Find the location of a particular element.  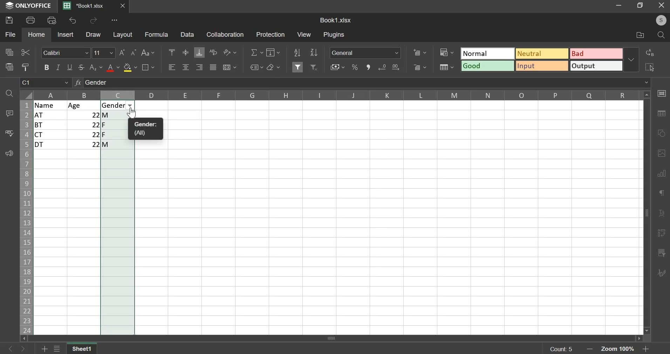

formula is located at coordinates (156, 34).